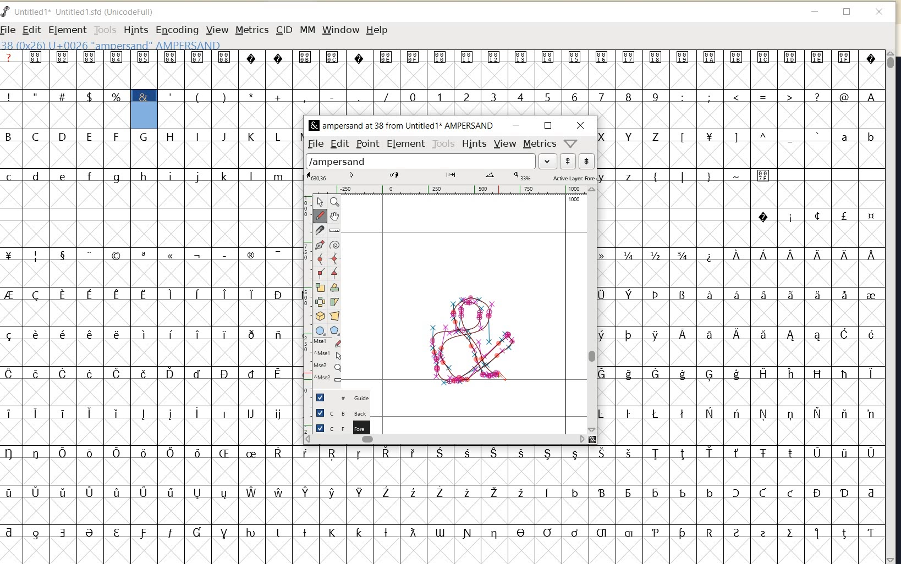  Describe the element at coordinates (451, 176) in the screenshot. I see `ACTIVE LAYER` at that location.